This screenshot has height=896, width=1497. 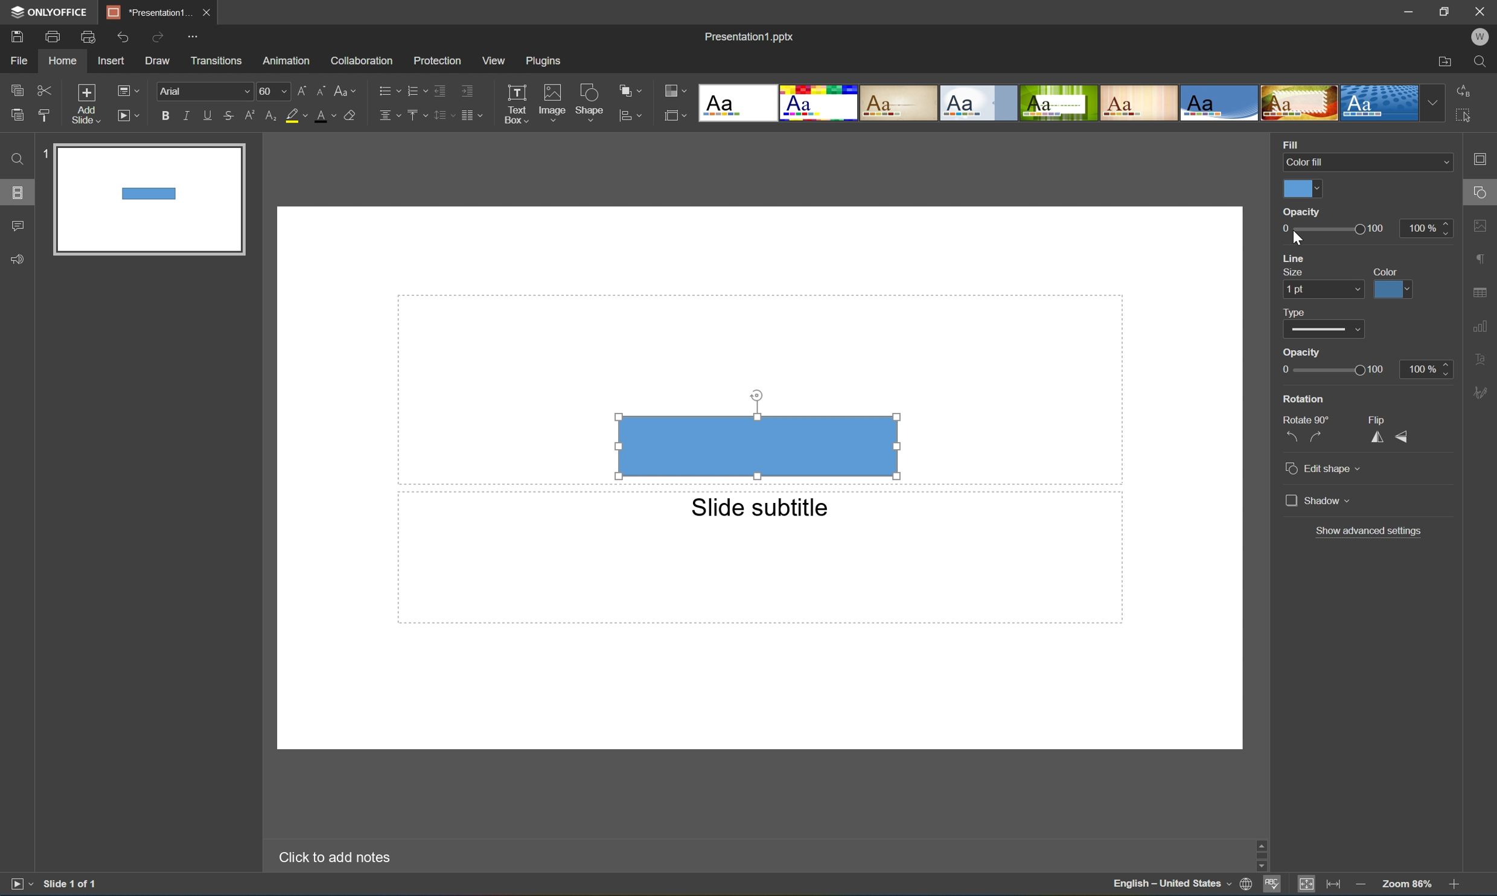 What do you see at coordinates (492, 59) in the screenshot?
I see `View` at bounding box center [492, 59].